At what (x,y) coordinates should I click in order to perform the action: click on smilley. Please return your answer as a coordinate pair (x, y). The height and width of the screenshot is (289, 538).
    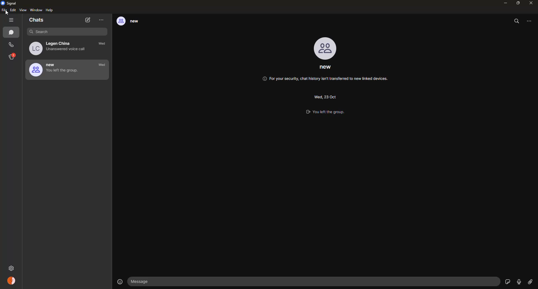
    Looking at the image, I should click on (119, 281).